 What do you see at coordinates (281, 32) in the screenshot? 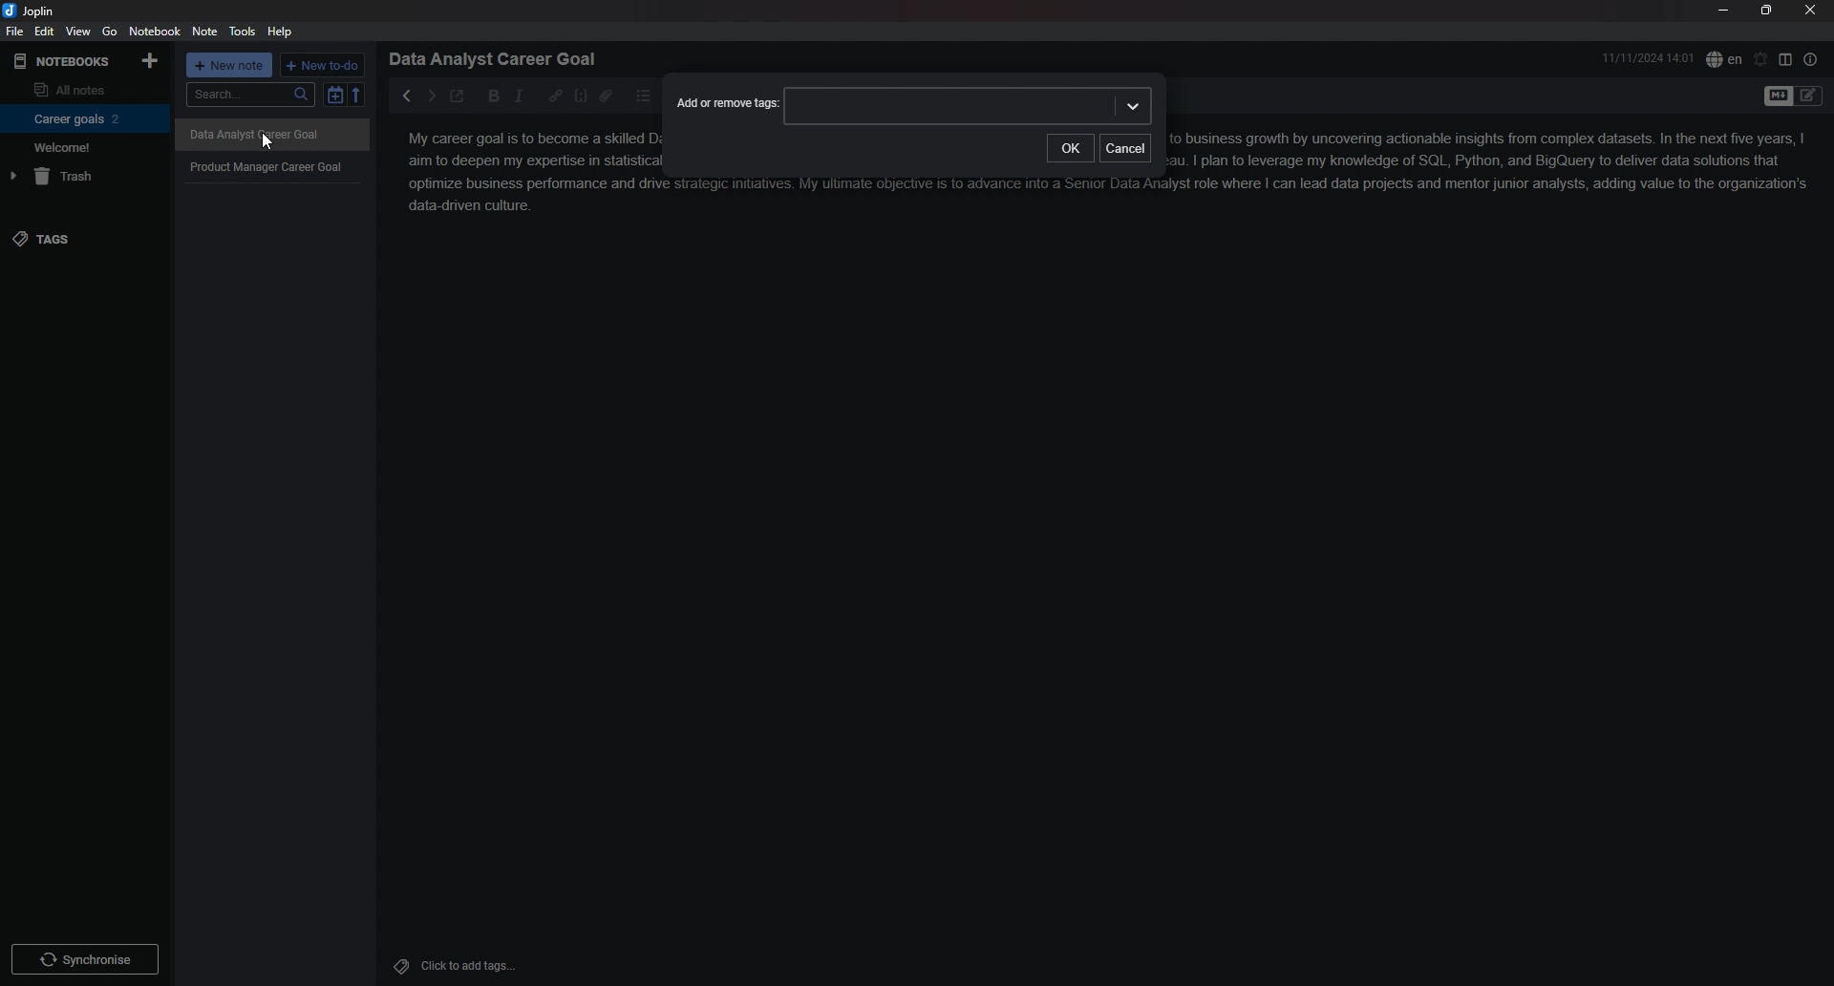
I see `help` at bounding box center [281, 32].